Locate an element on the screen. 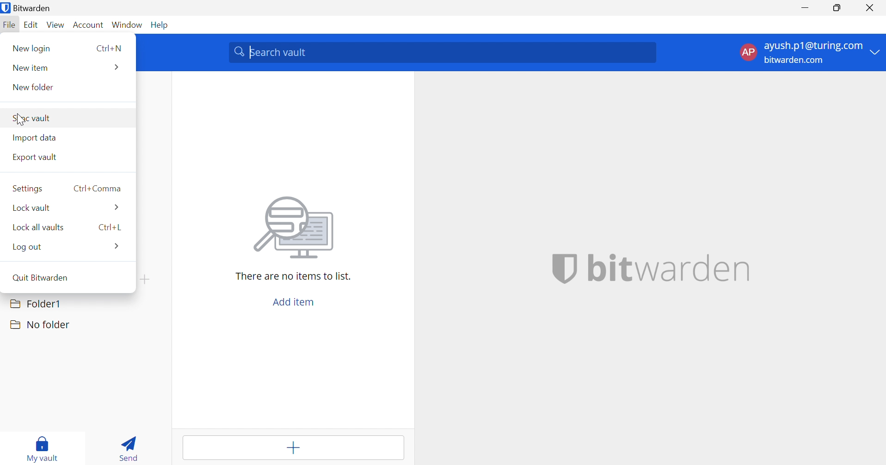 Image resolution: width=886 pixels, height=465 pixels. Search Vault is located at coordinates (444, 53).